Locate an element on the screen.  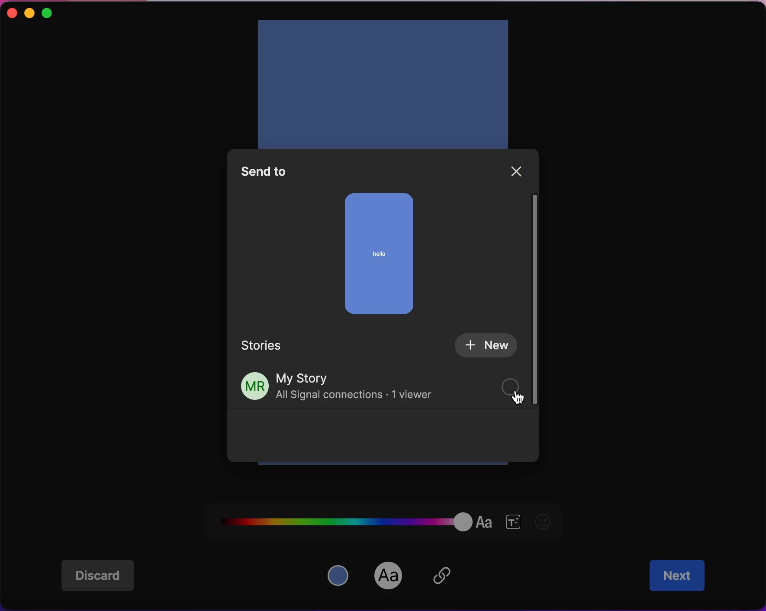
discard is located at coordinates (103, 576).